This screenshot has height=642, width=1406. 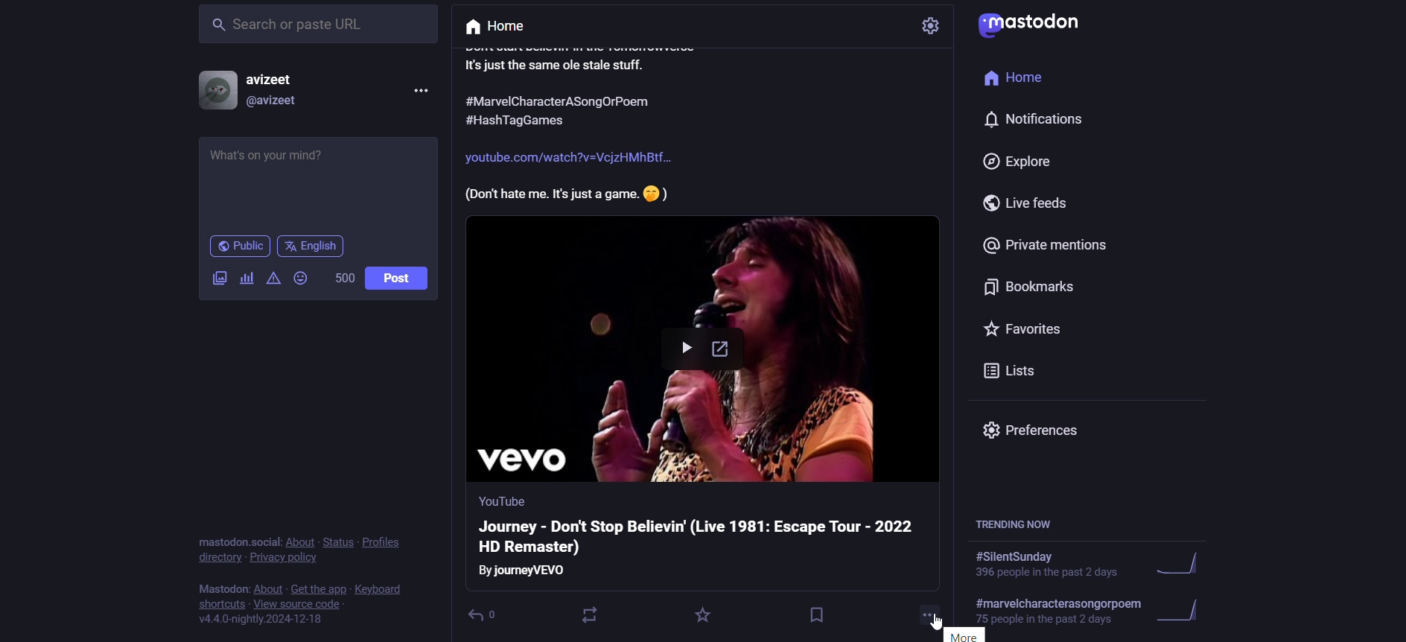 I want to click on notification, so click(x=1033, y=120).